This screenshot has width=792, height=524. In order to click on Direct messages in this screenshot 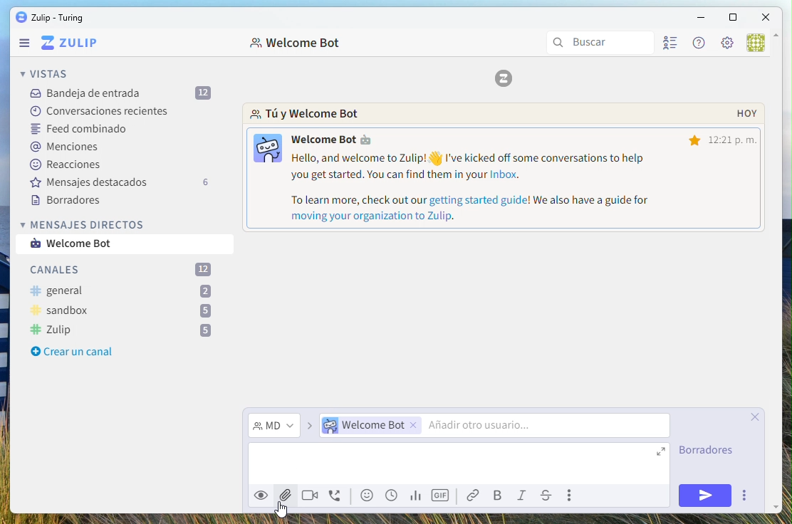, I will do `click(85, 224)`.